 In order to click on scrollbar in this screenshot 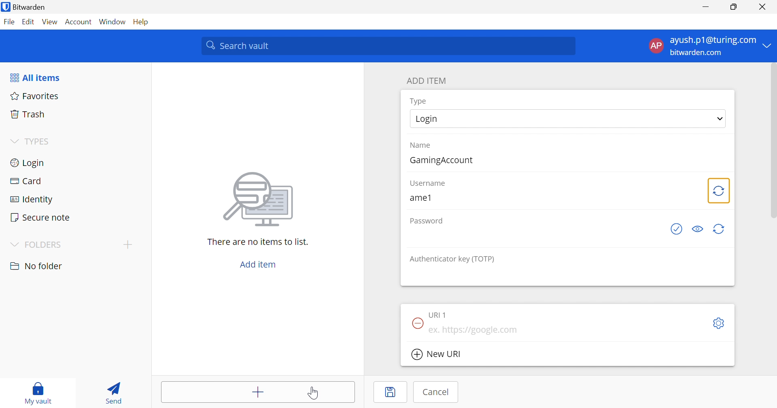, I will do `click(771, 144)`.